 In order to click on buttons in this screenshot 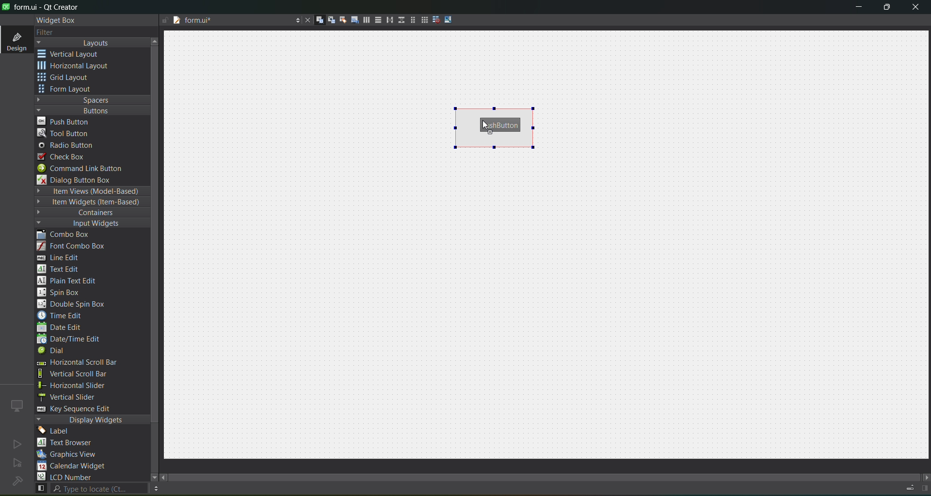, I will do `click(90, 110)`.